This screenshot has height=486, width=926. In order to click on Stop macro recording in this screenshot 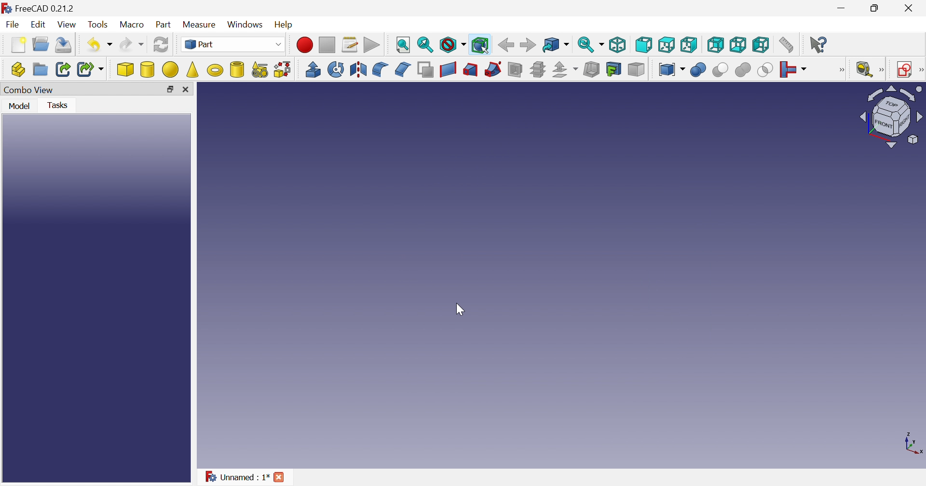, I will do `click(327, 46)`.